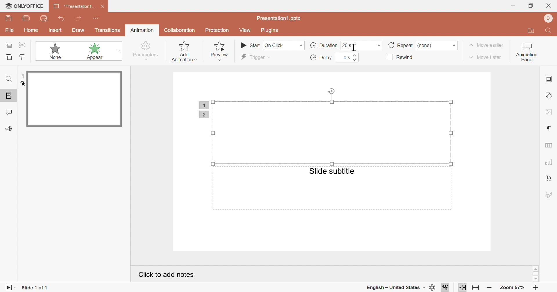 The height and width of the screenshot is (292, 557). I want to click on shape settings, so click(548, 95).